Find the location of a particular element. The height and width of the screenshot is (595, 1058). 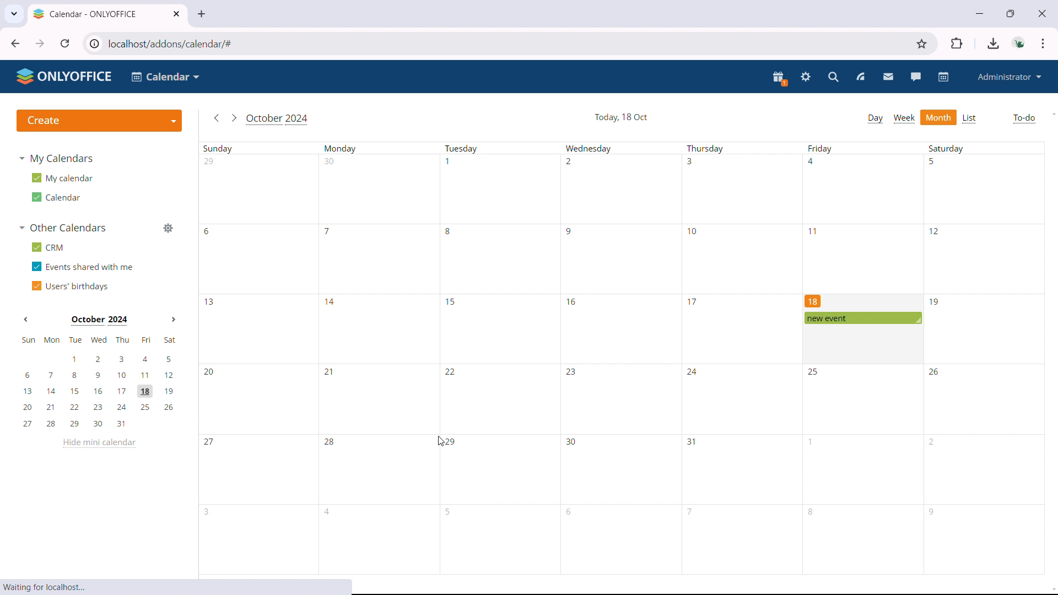

7 is located at coordinates (690, 511).